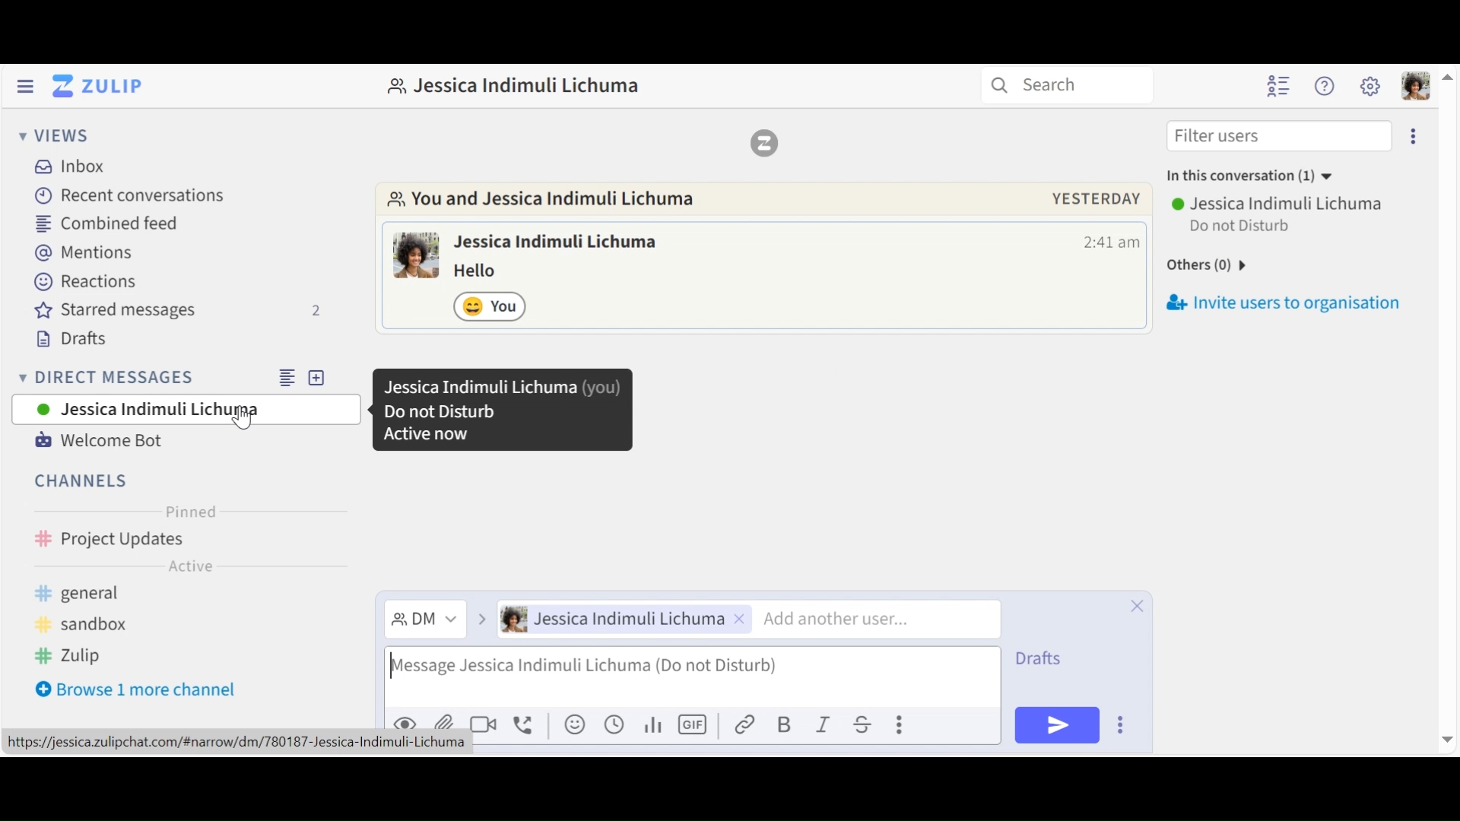 The height and width of the screenshot is (821, 1460). What do you see at coordinates (1111, 242) in the screenshot?
I see `Time message sent` at bounding box center [1111, 242].